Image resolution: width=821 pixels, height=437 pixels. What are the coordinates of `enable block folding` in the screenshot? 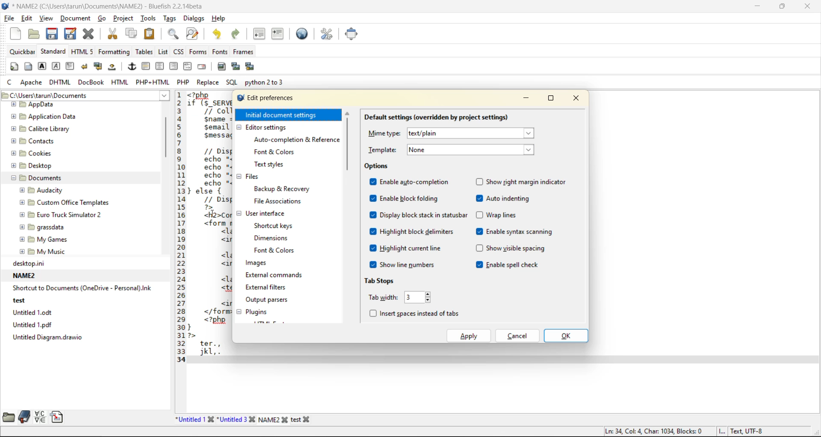 It's located at (404, 199).